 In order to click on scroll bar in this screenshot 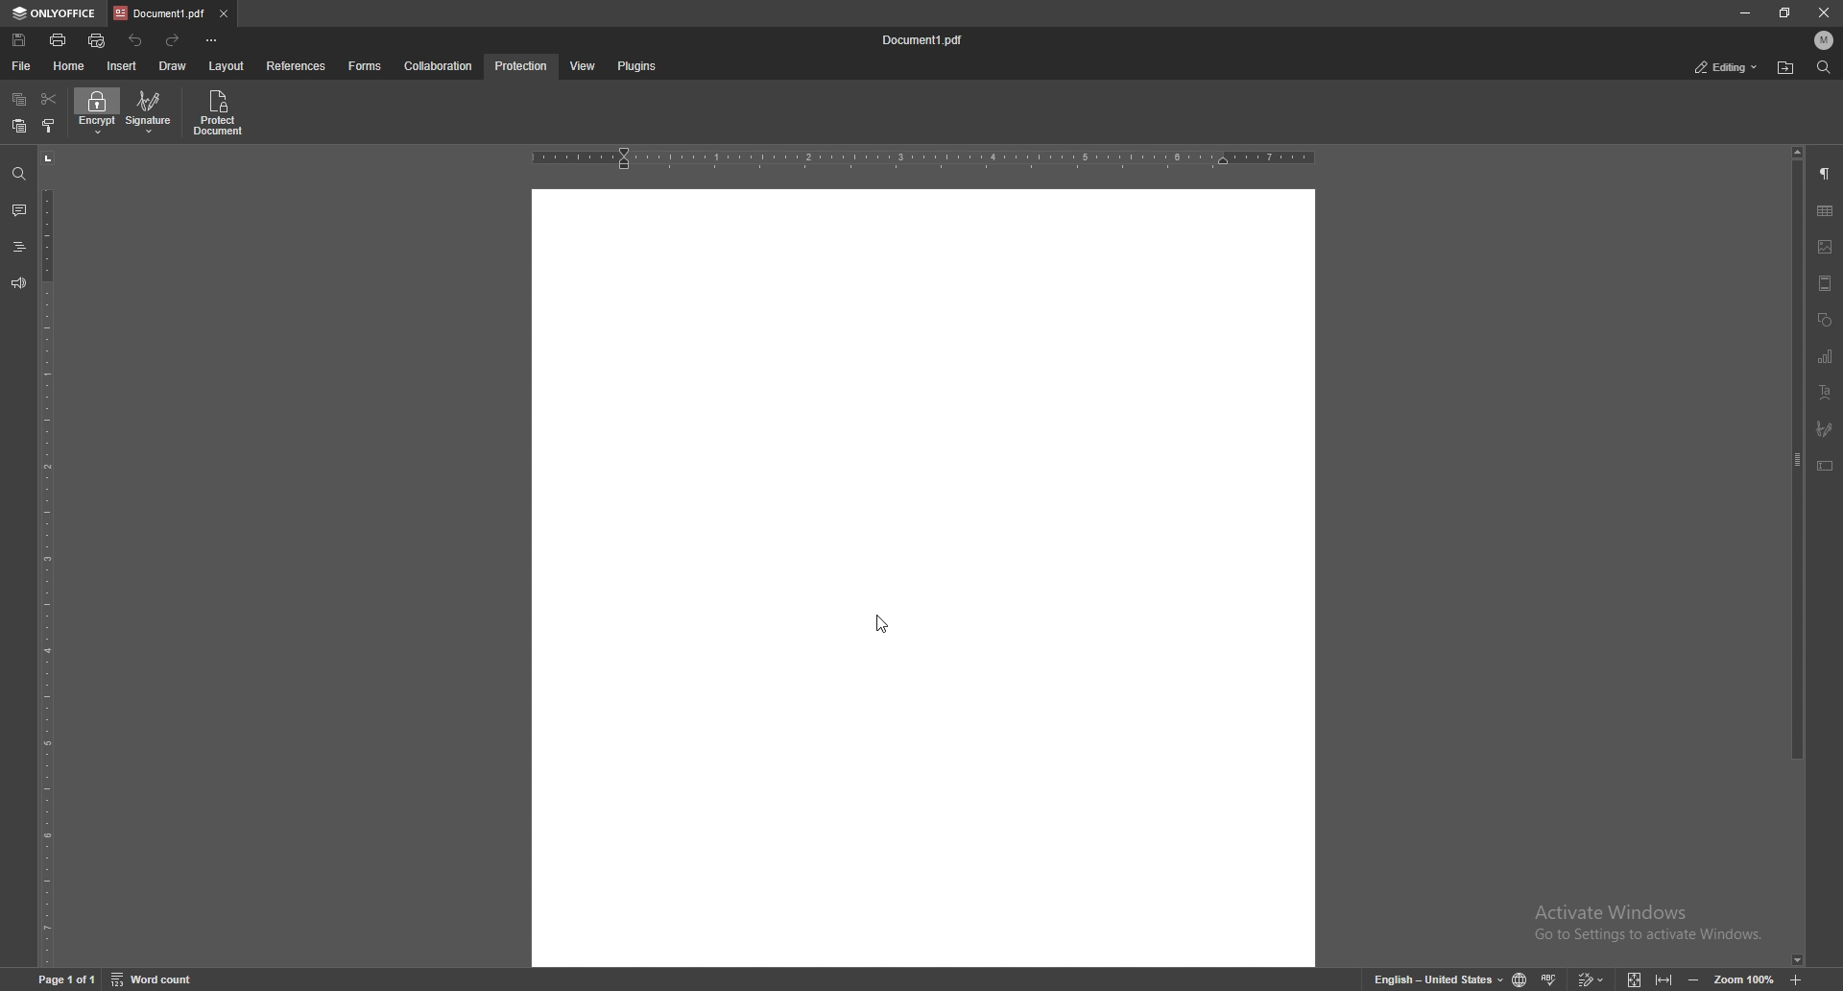, I will do `click(1795, 556)`.